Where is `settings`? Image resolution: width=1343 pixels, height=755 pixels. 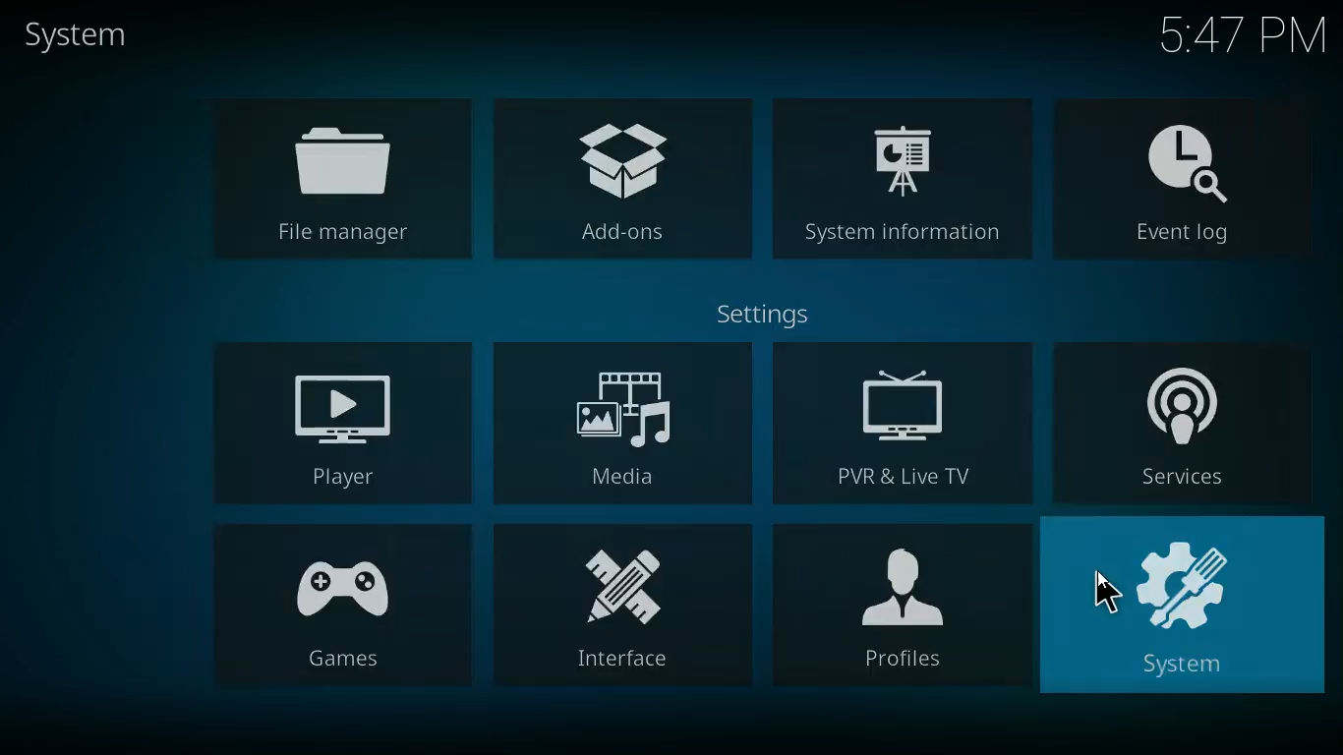 settings is located at coordinates (761, 313).